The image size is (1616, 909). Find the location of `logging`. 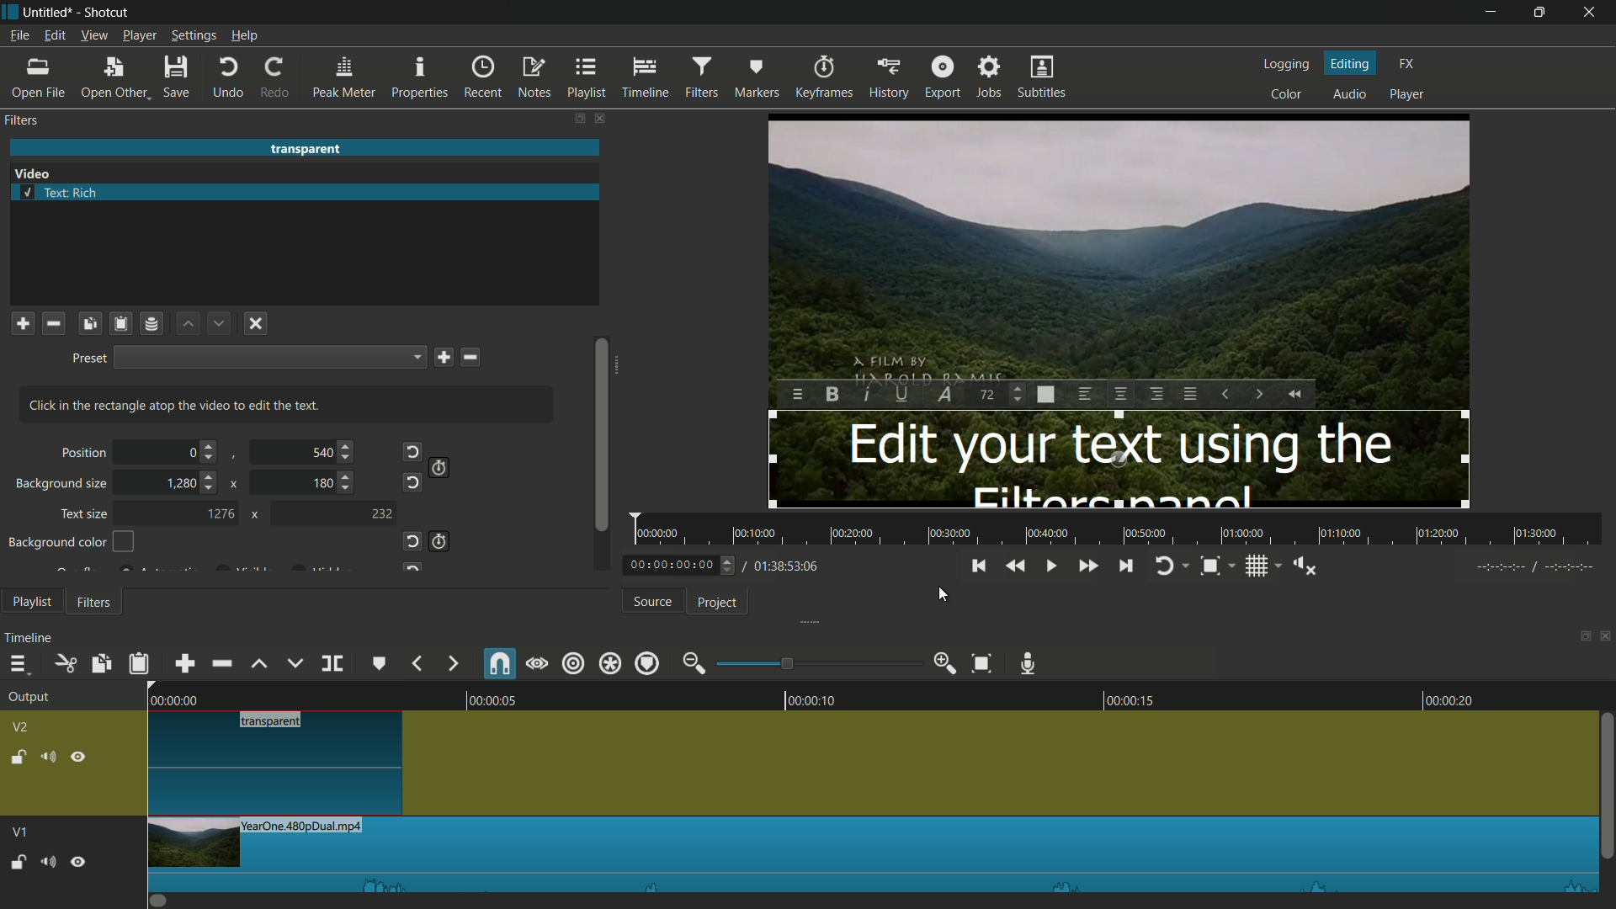

logging is located at coordinates (1289, 66).